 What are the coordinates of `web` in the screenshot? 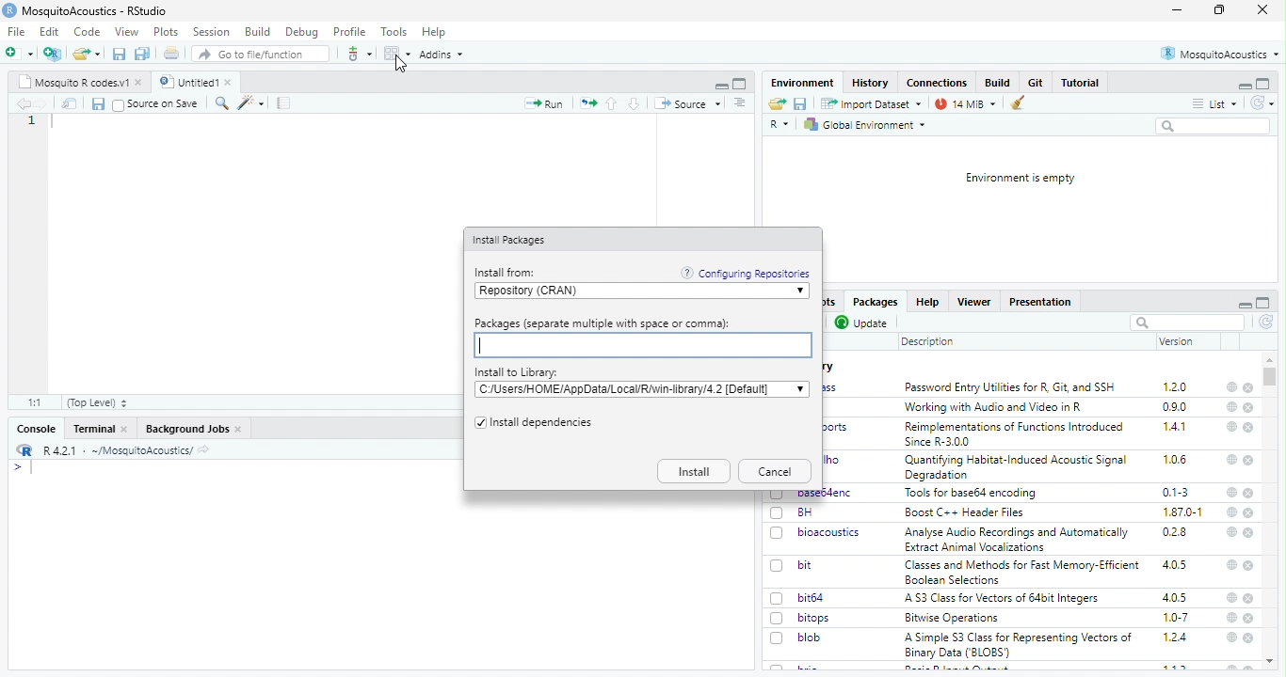 It's located at (1232, 493).